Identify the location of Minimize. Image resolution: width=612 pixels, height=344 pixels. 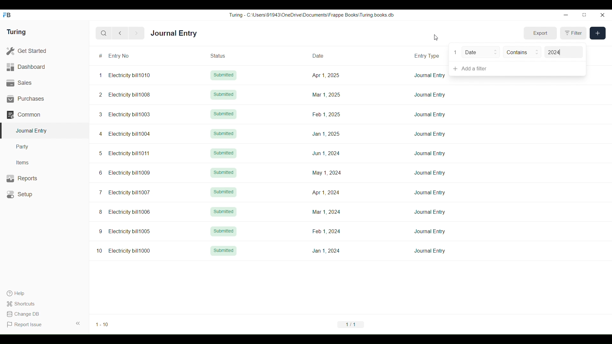
(566, 15).